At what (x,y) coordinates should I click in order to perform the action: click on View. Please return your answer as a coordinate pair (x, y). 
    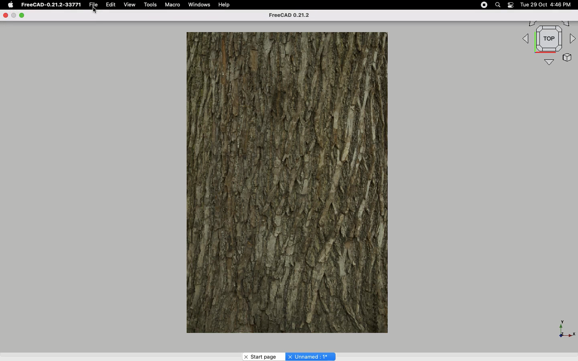
    Looking at the image, I should click on (130, 5).